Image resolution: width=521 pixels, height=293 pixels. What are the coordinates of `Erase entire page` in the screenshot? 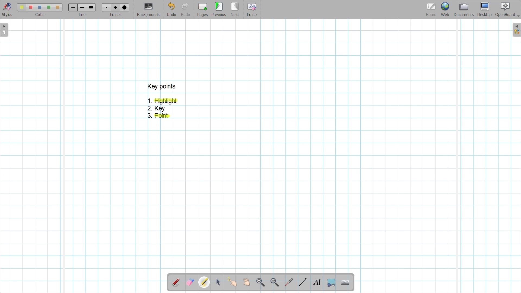 It's located at (252, 10).